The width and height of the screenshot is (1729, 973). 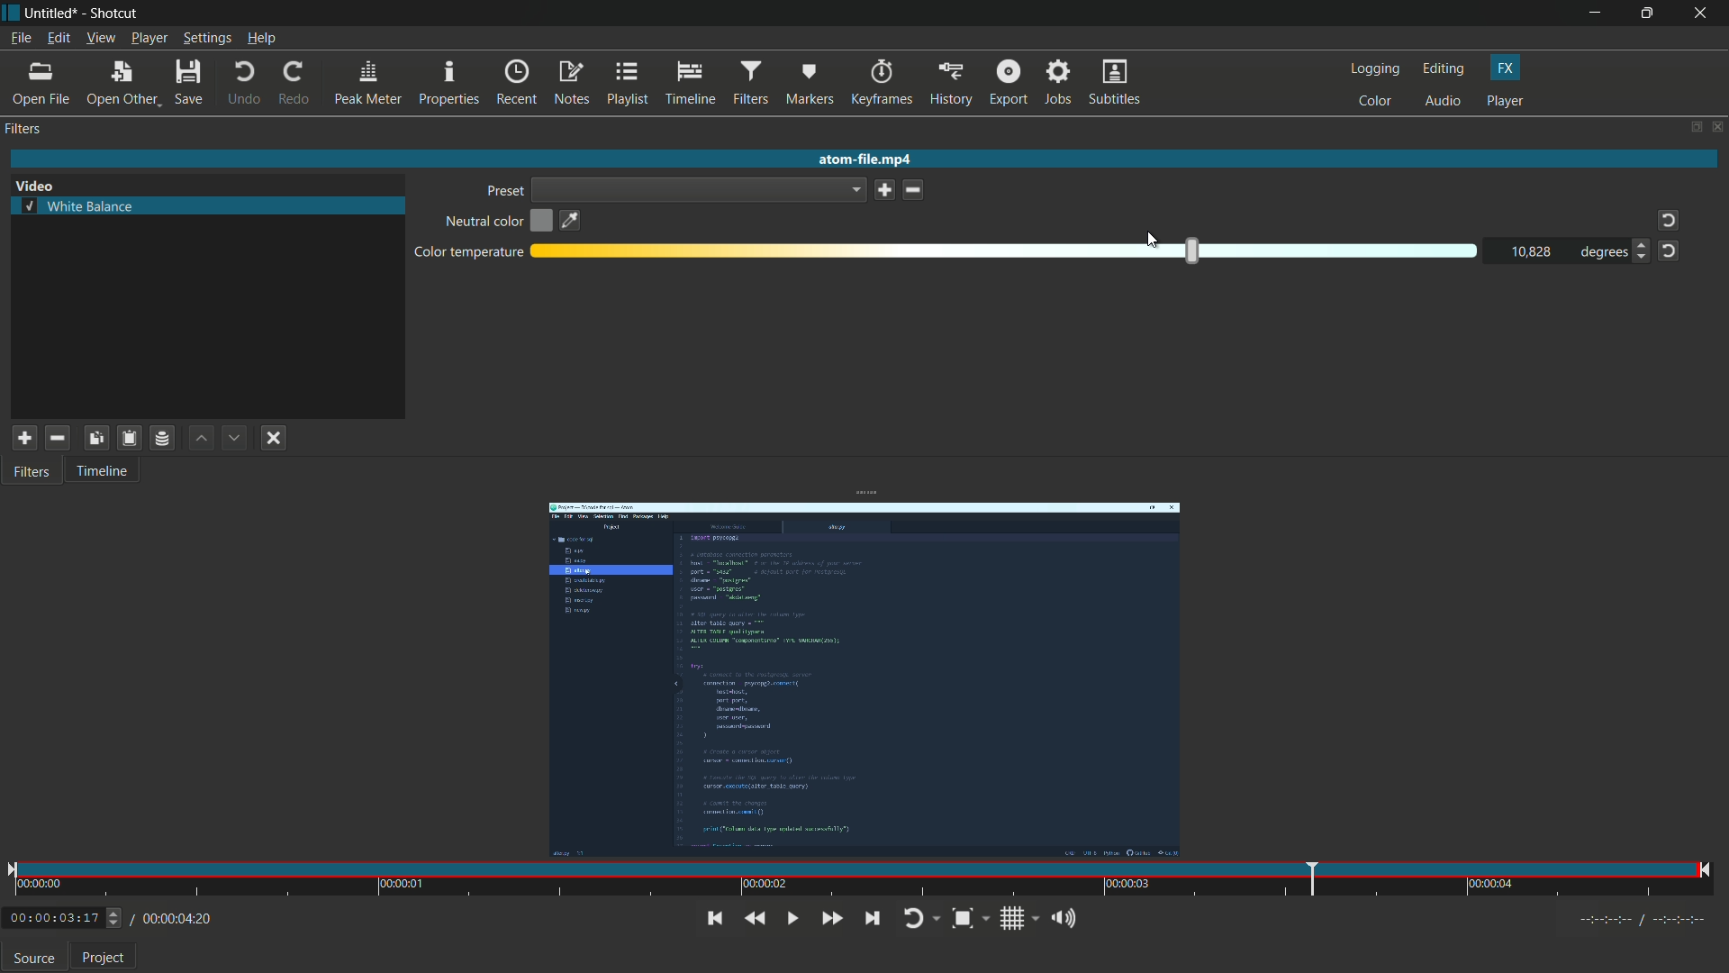 What do you see at coordinates (295, 80) in the screenshot?
I see `redo` at bounding box center [295, 80].